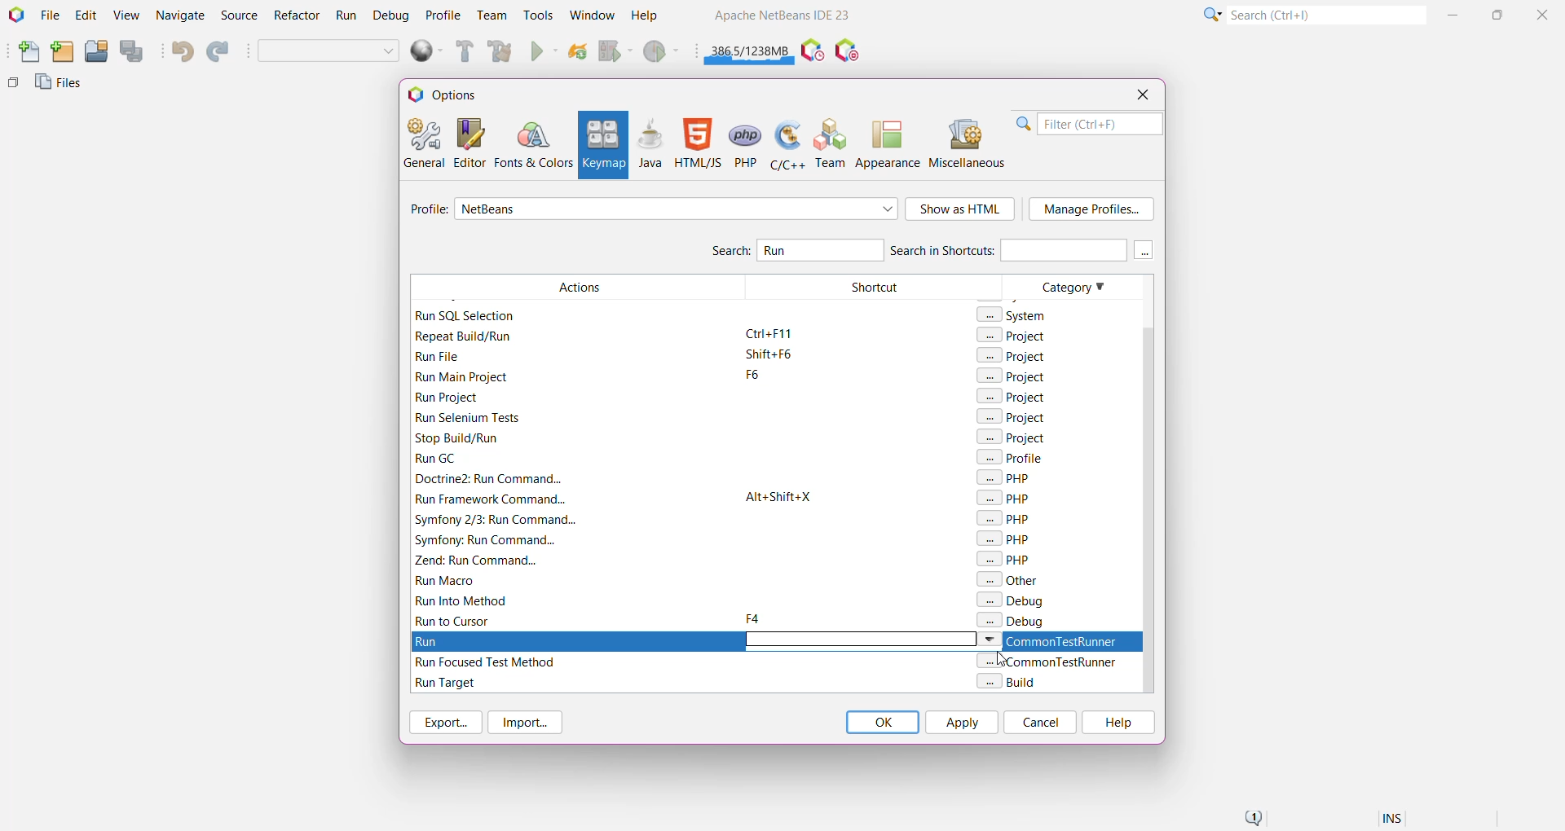  Describe the element at coordinates (575, 671) in the screenshot. I see `Filtered Actions with Run keyword` at that location.